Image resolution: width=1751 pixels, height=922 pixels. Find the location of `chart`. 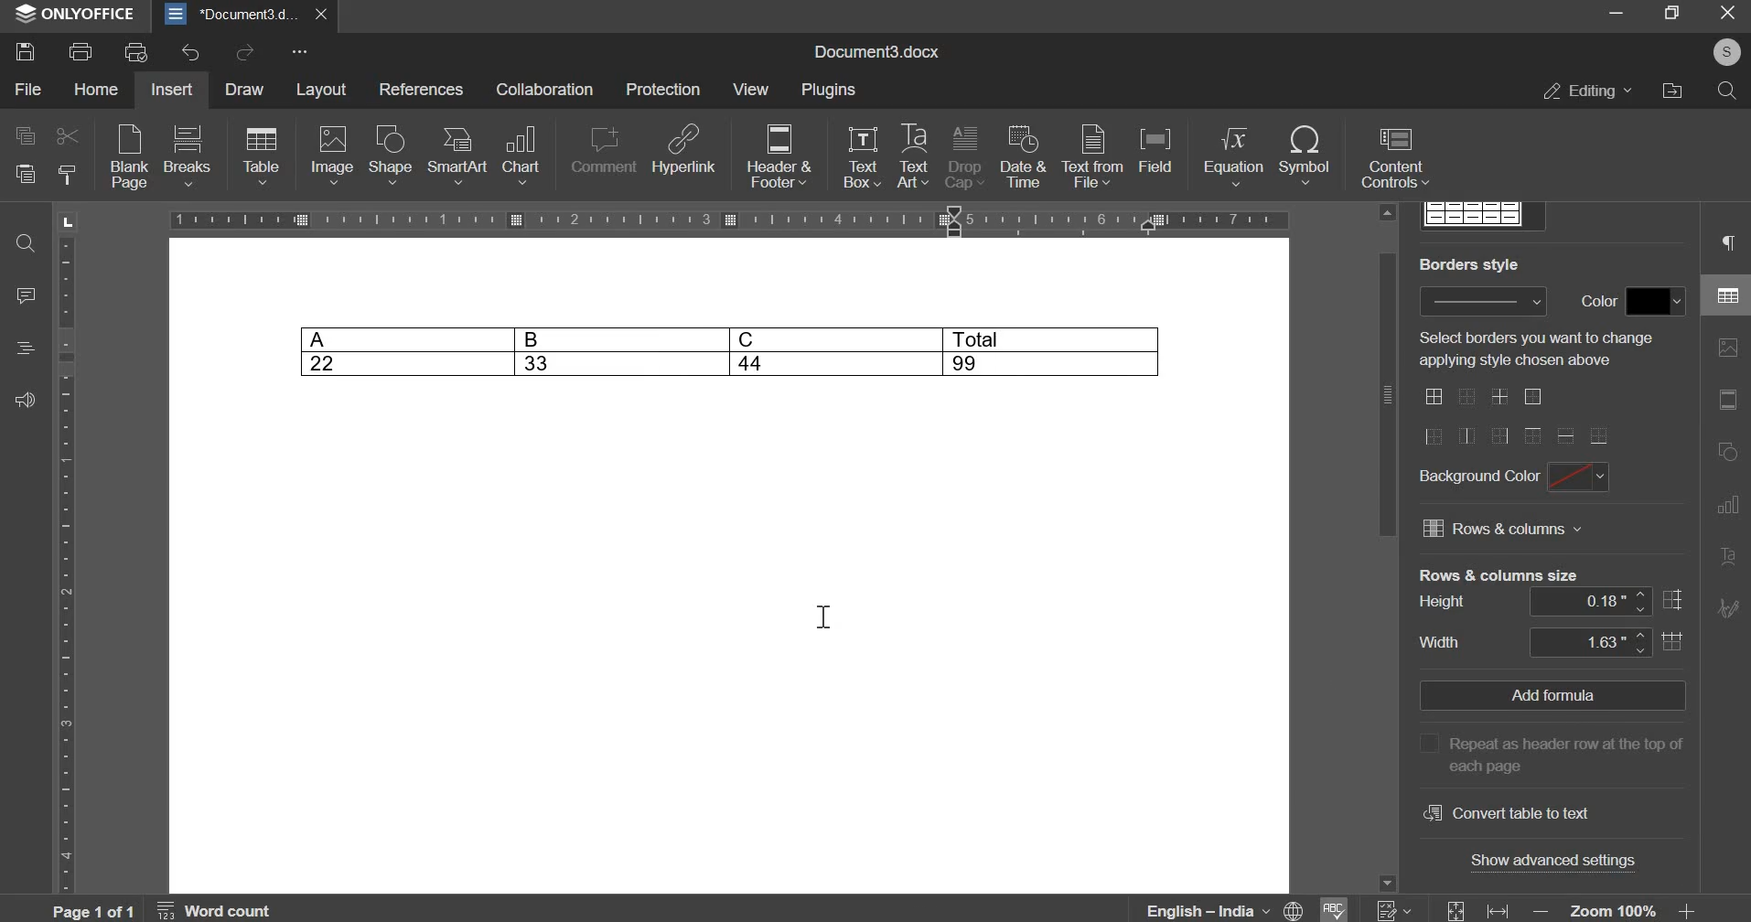

chart is located at coordinates (522, 153).